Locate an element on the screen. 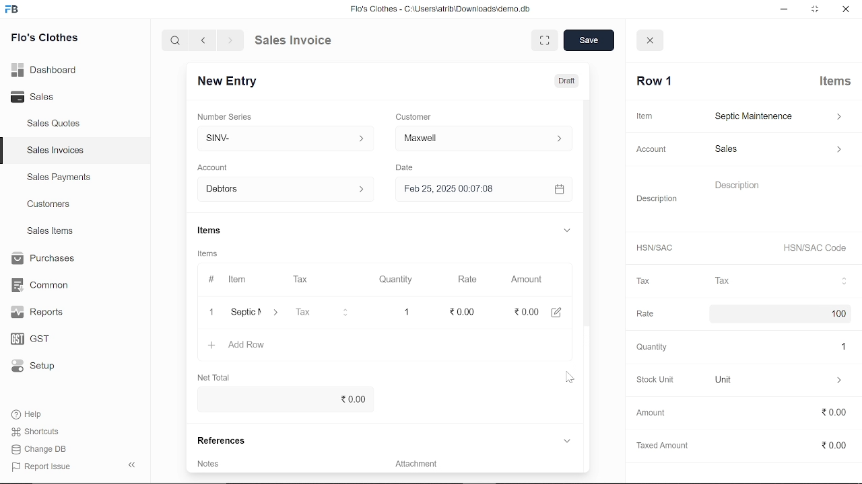 The image size is (862, 484). restore down is located at coordinates (813, 9).